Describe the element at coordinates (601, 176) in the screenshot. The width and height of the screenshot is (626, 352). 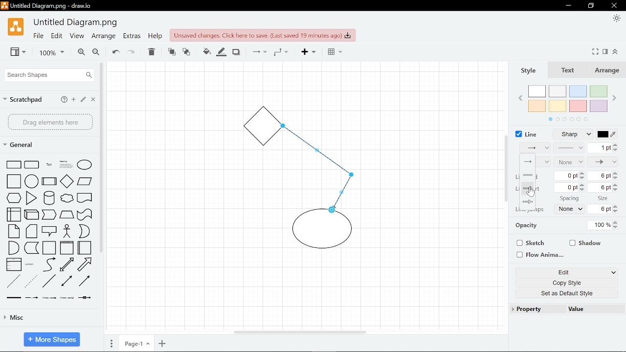
I see `Line start spacing` at that location.